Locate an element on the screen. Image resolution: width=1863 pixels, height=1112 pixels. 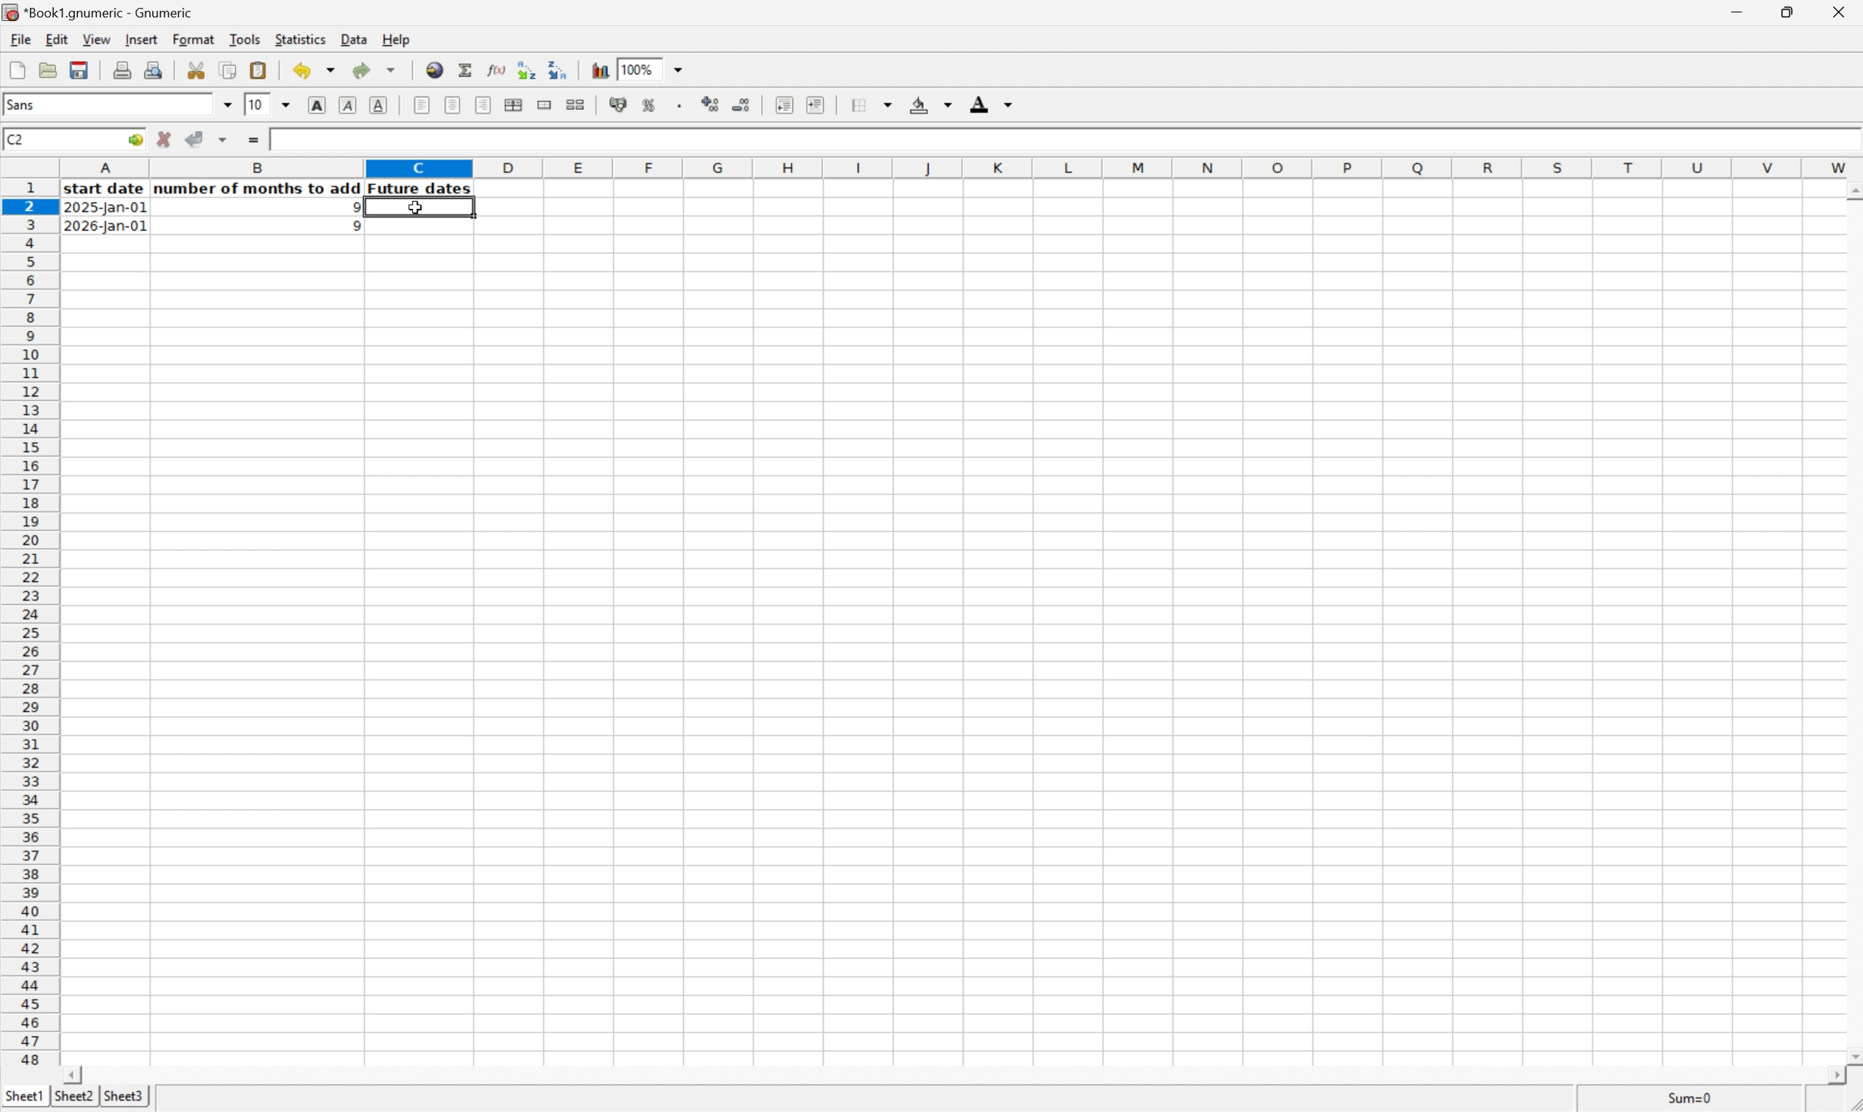
Print preview is located at coordinates (154, 69).